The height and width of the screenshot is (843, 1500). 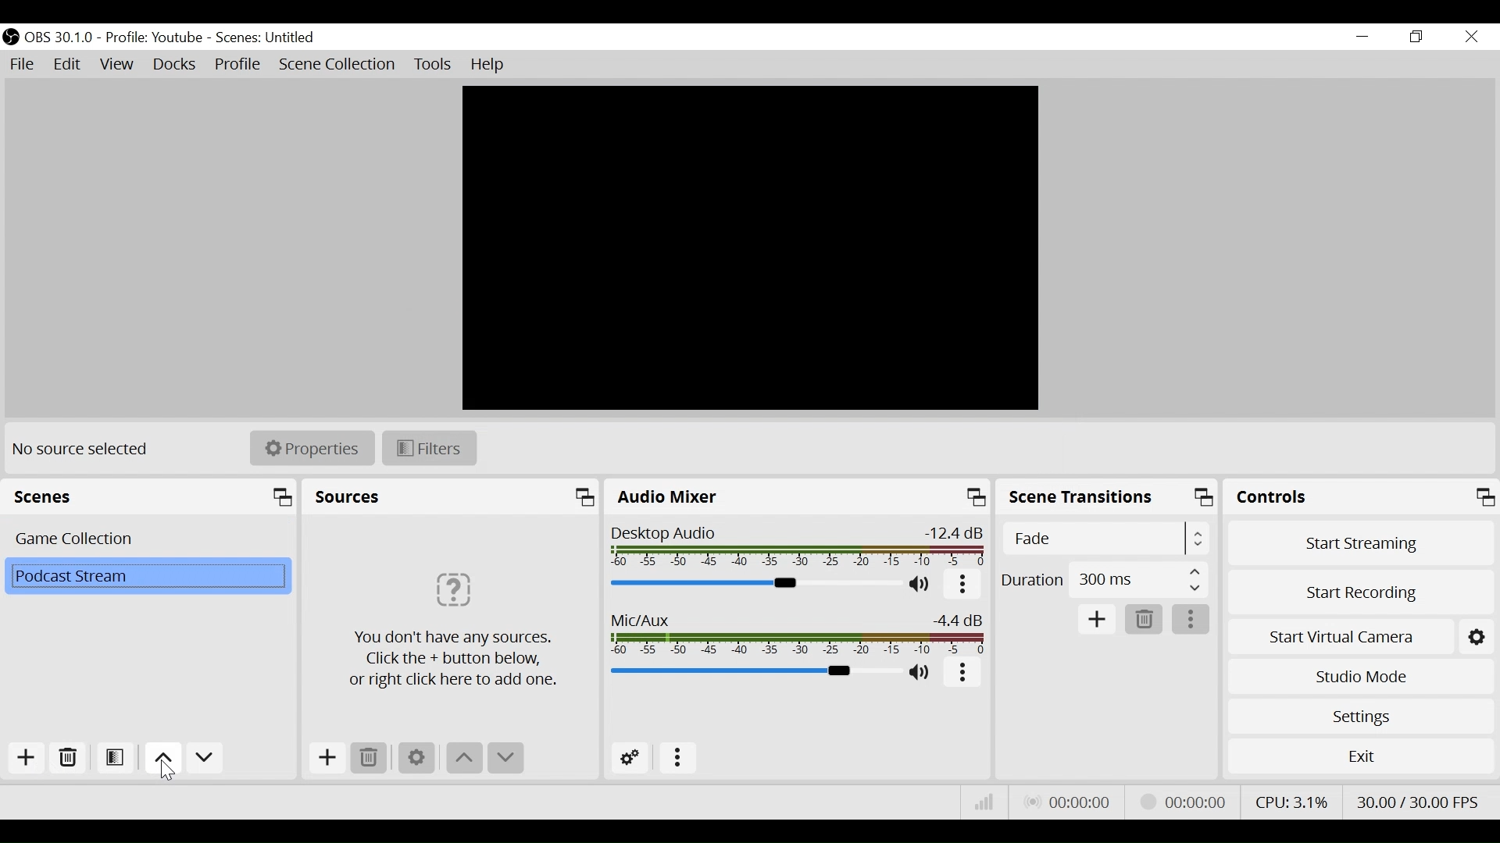 What do you see at coordinates (504, 759) in the screenshot?
I see `Move down` at bounding box center [504, 759].